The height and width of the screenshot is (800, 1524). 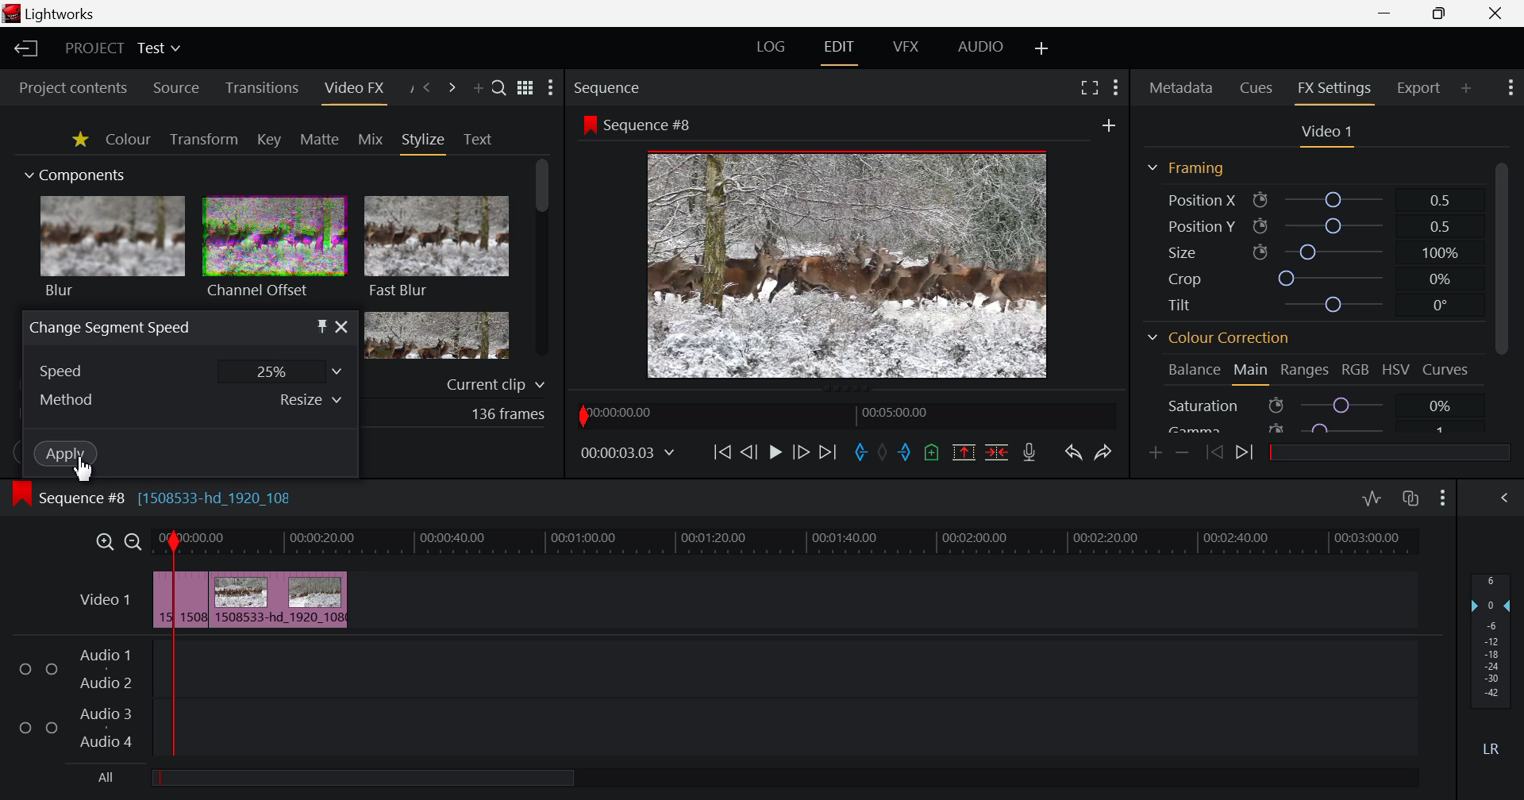 I want to click on Remove all marks, so click(x=887, y=450).